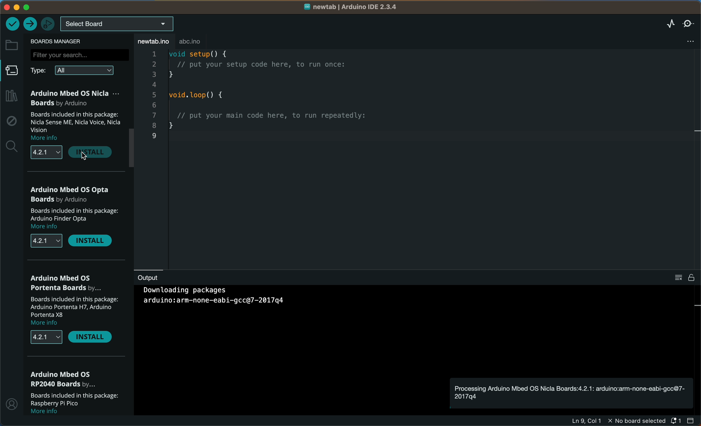  I want to click on search, so click(13, 146).